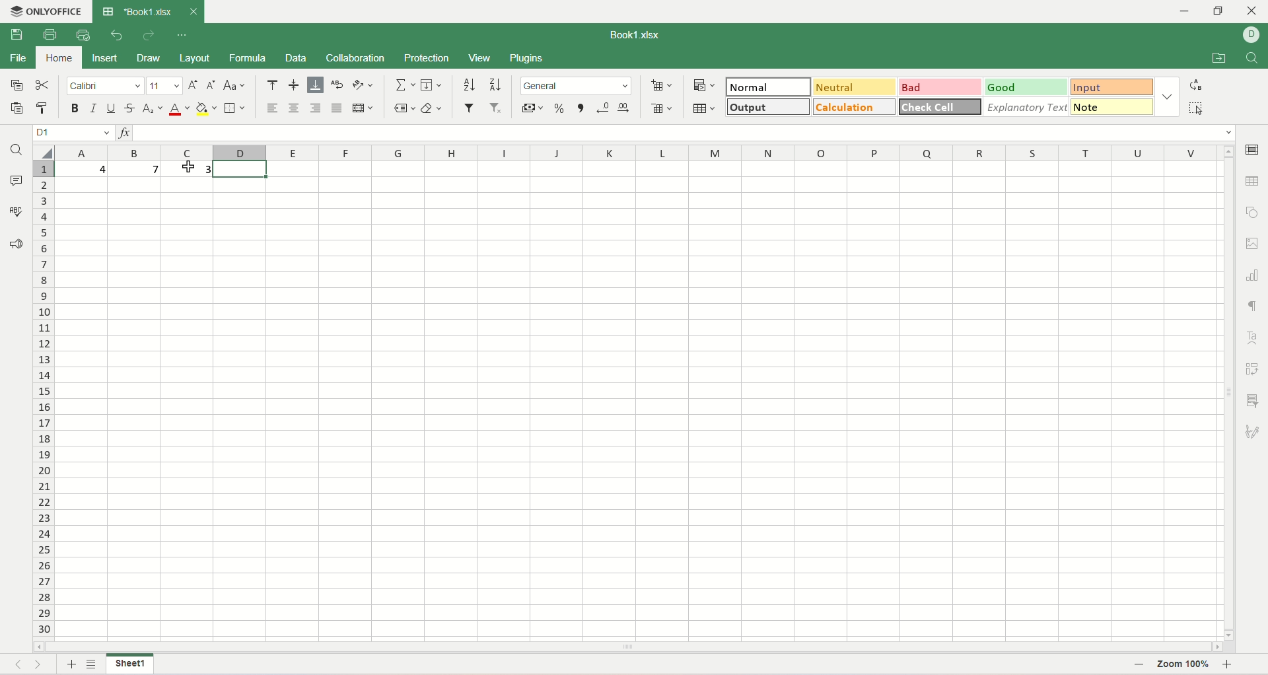 The image size is (1268, 675). I want to click on layout, so click(194, 57).